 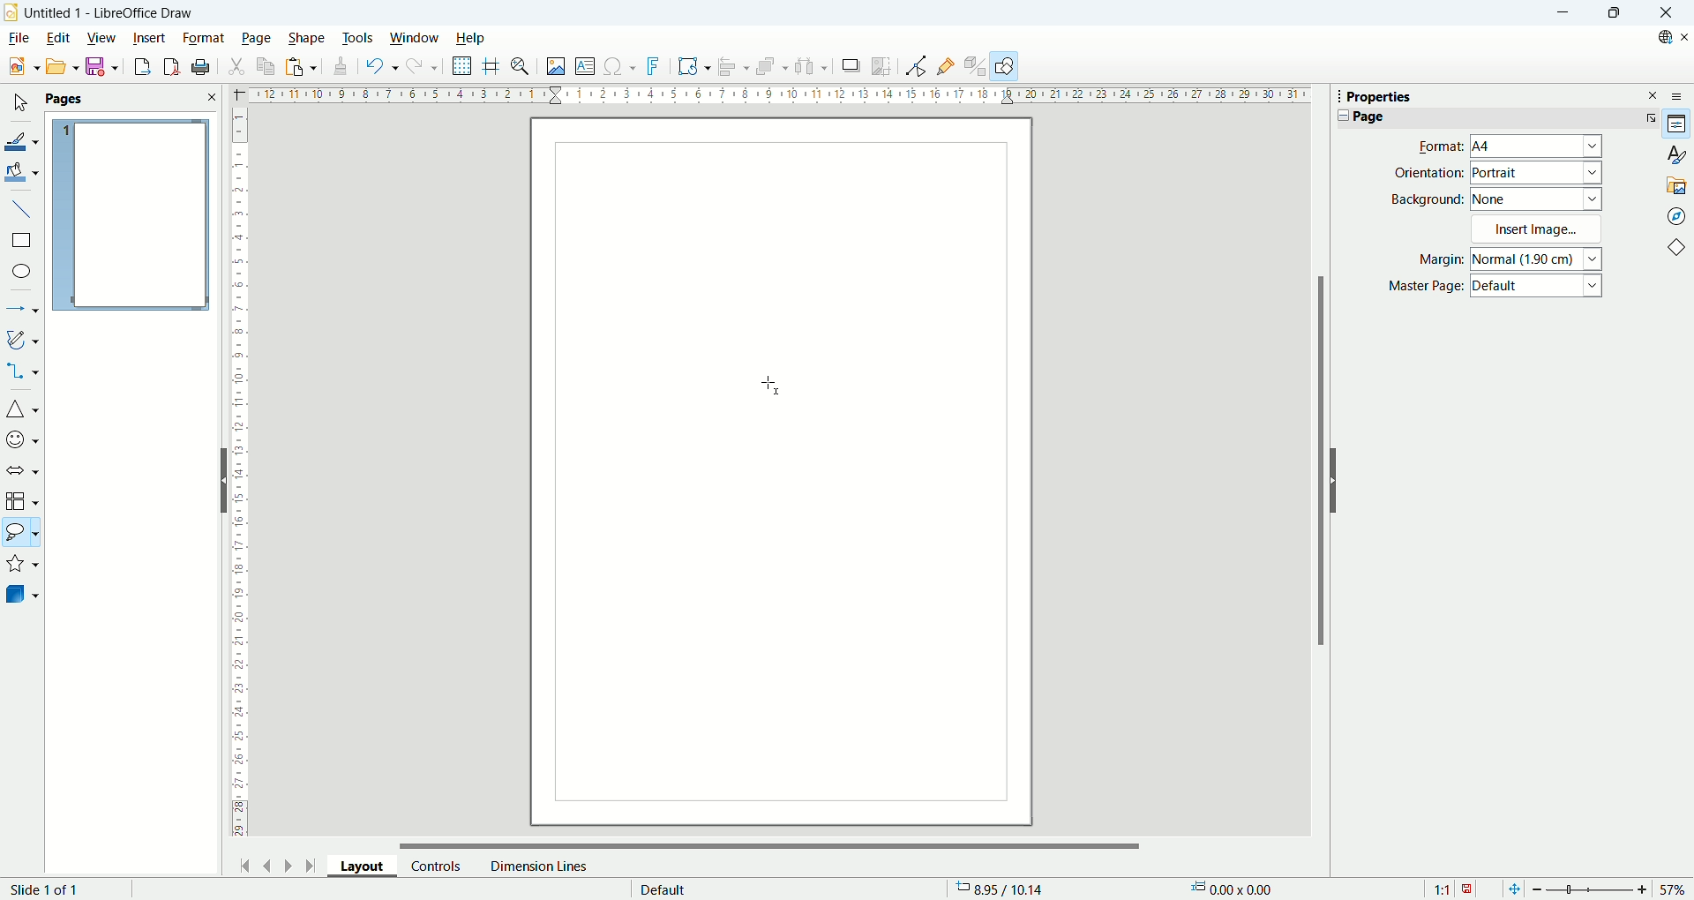 What do you see at coordinates (22, 372) in the screenshot?
I see `connectors` at bounding box center [22, 372].